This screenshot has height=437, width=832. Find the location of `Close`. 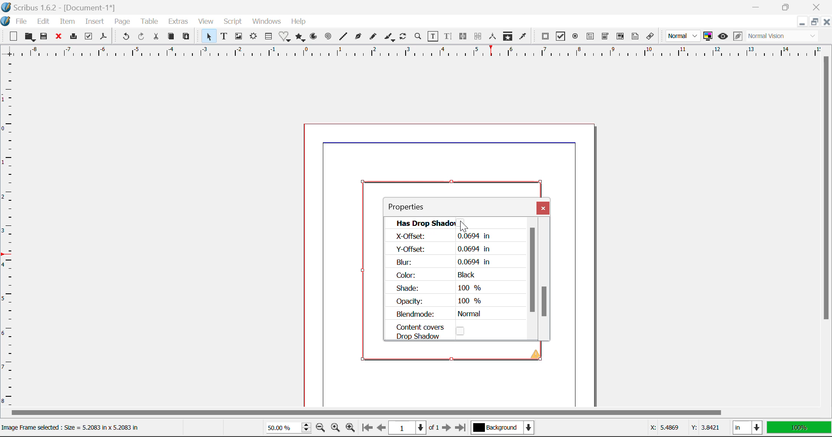

Close is located at coordinates (543, 209).